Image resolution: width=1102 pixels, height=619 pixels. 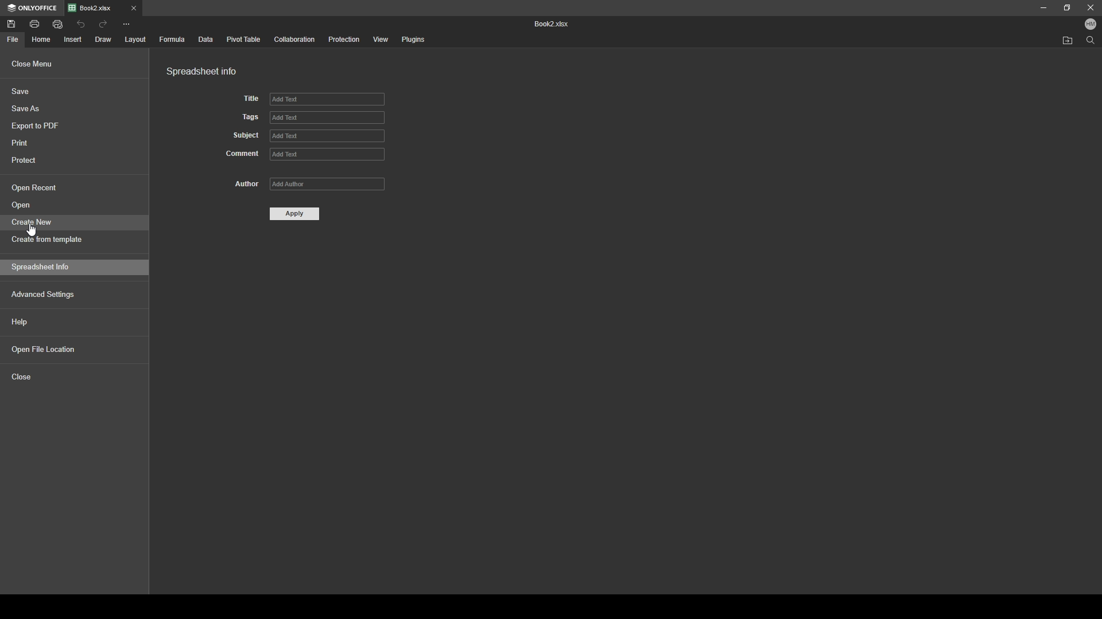 I want to click on onlyoffice, so click(x=39, y=8).